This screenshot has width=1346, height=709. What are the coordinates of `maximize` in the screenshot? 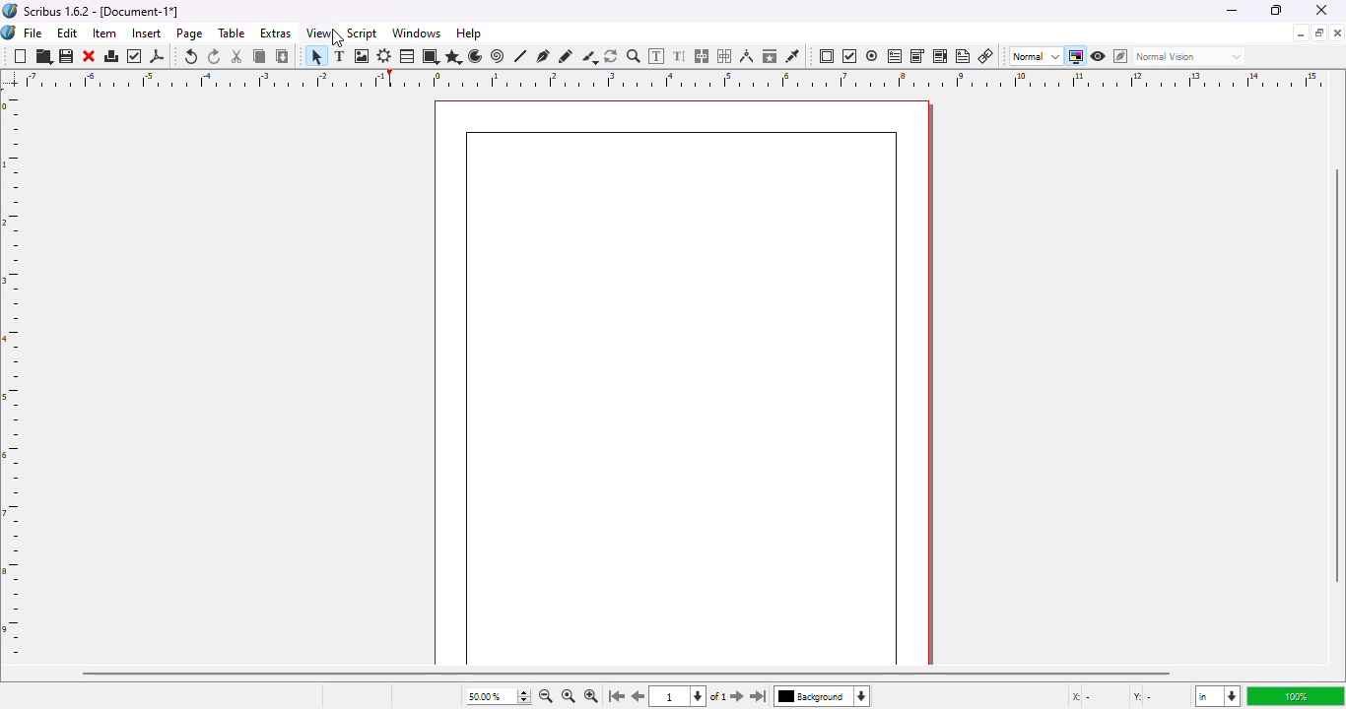 It's located at (1319, 32).